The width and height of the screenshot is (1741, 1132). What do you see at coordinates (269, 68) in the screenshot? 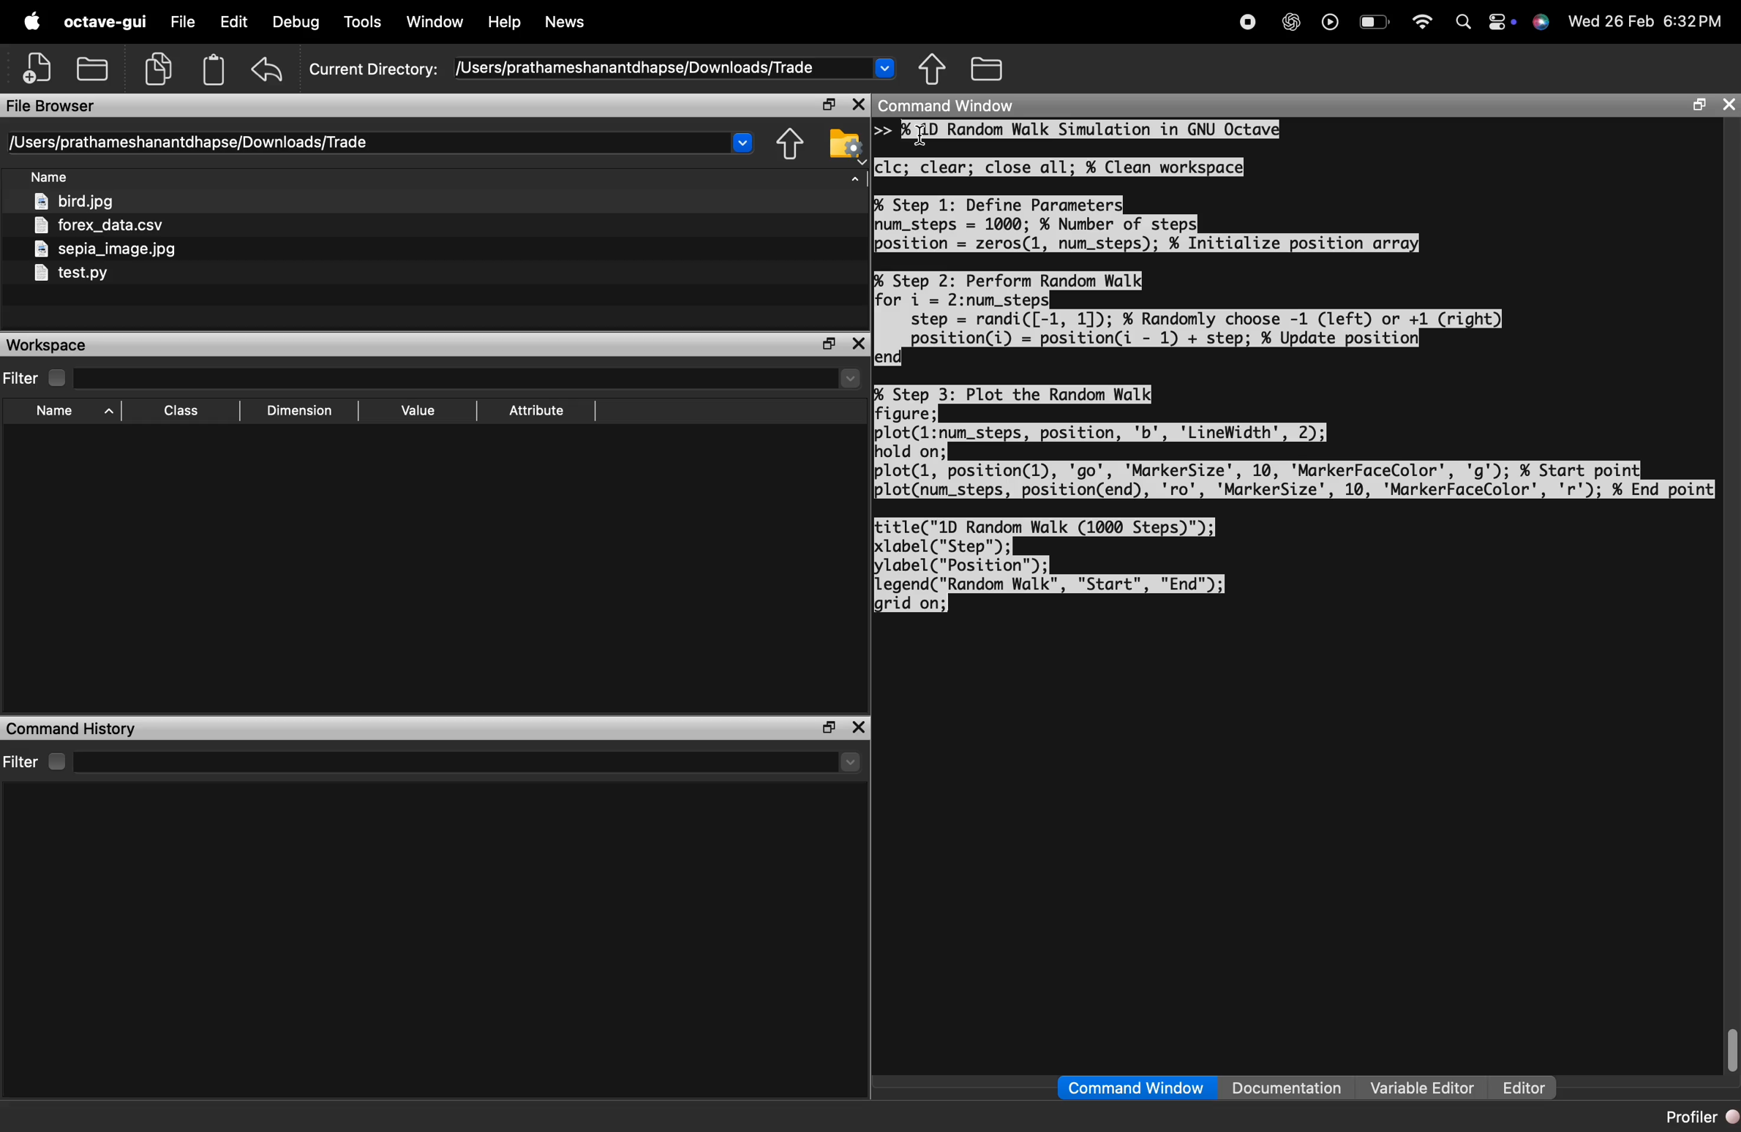
I see `undo` at bounding box center [269, 68].